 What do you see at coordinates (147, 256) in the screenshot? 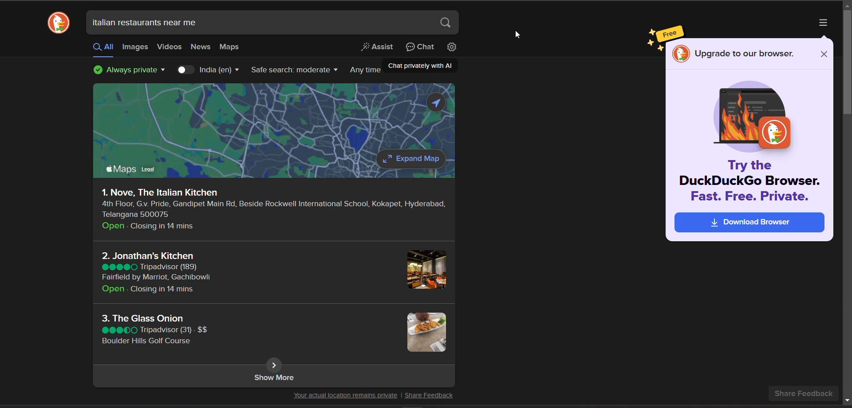
I see `2. Jonathan's Kitchen` at bounding box center [147, 256].